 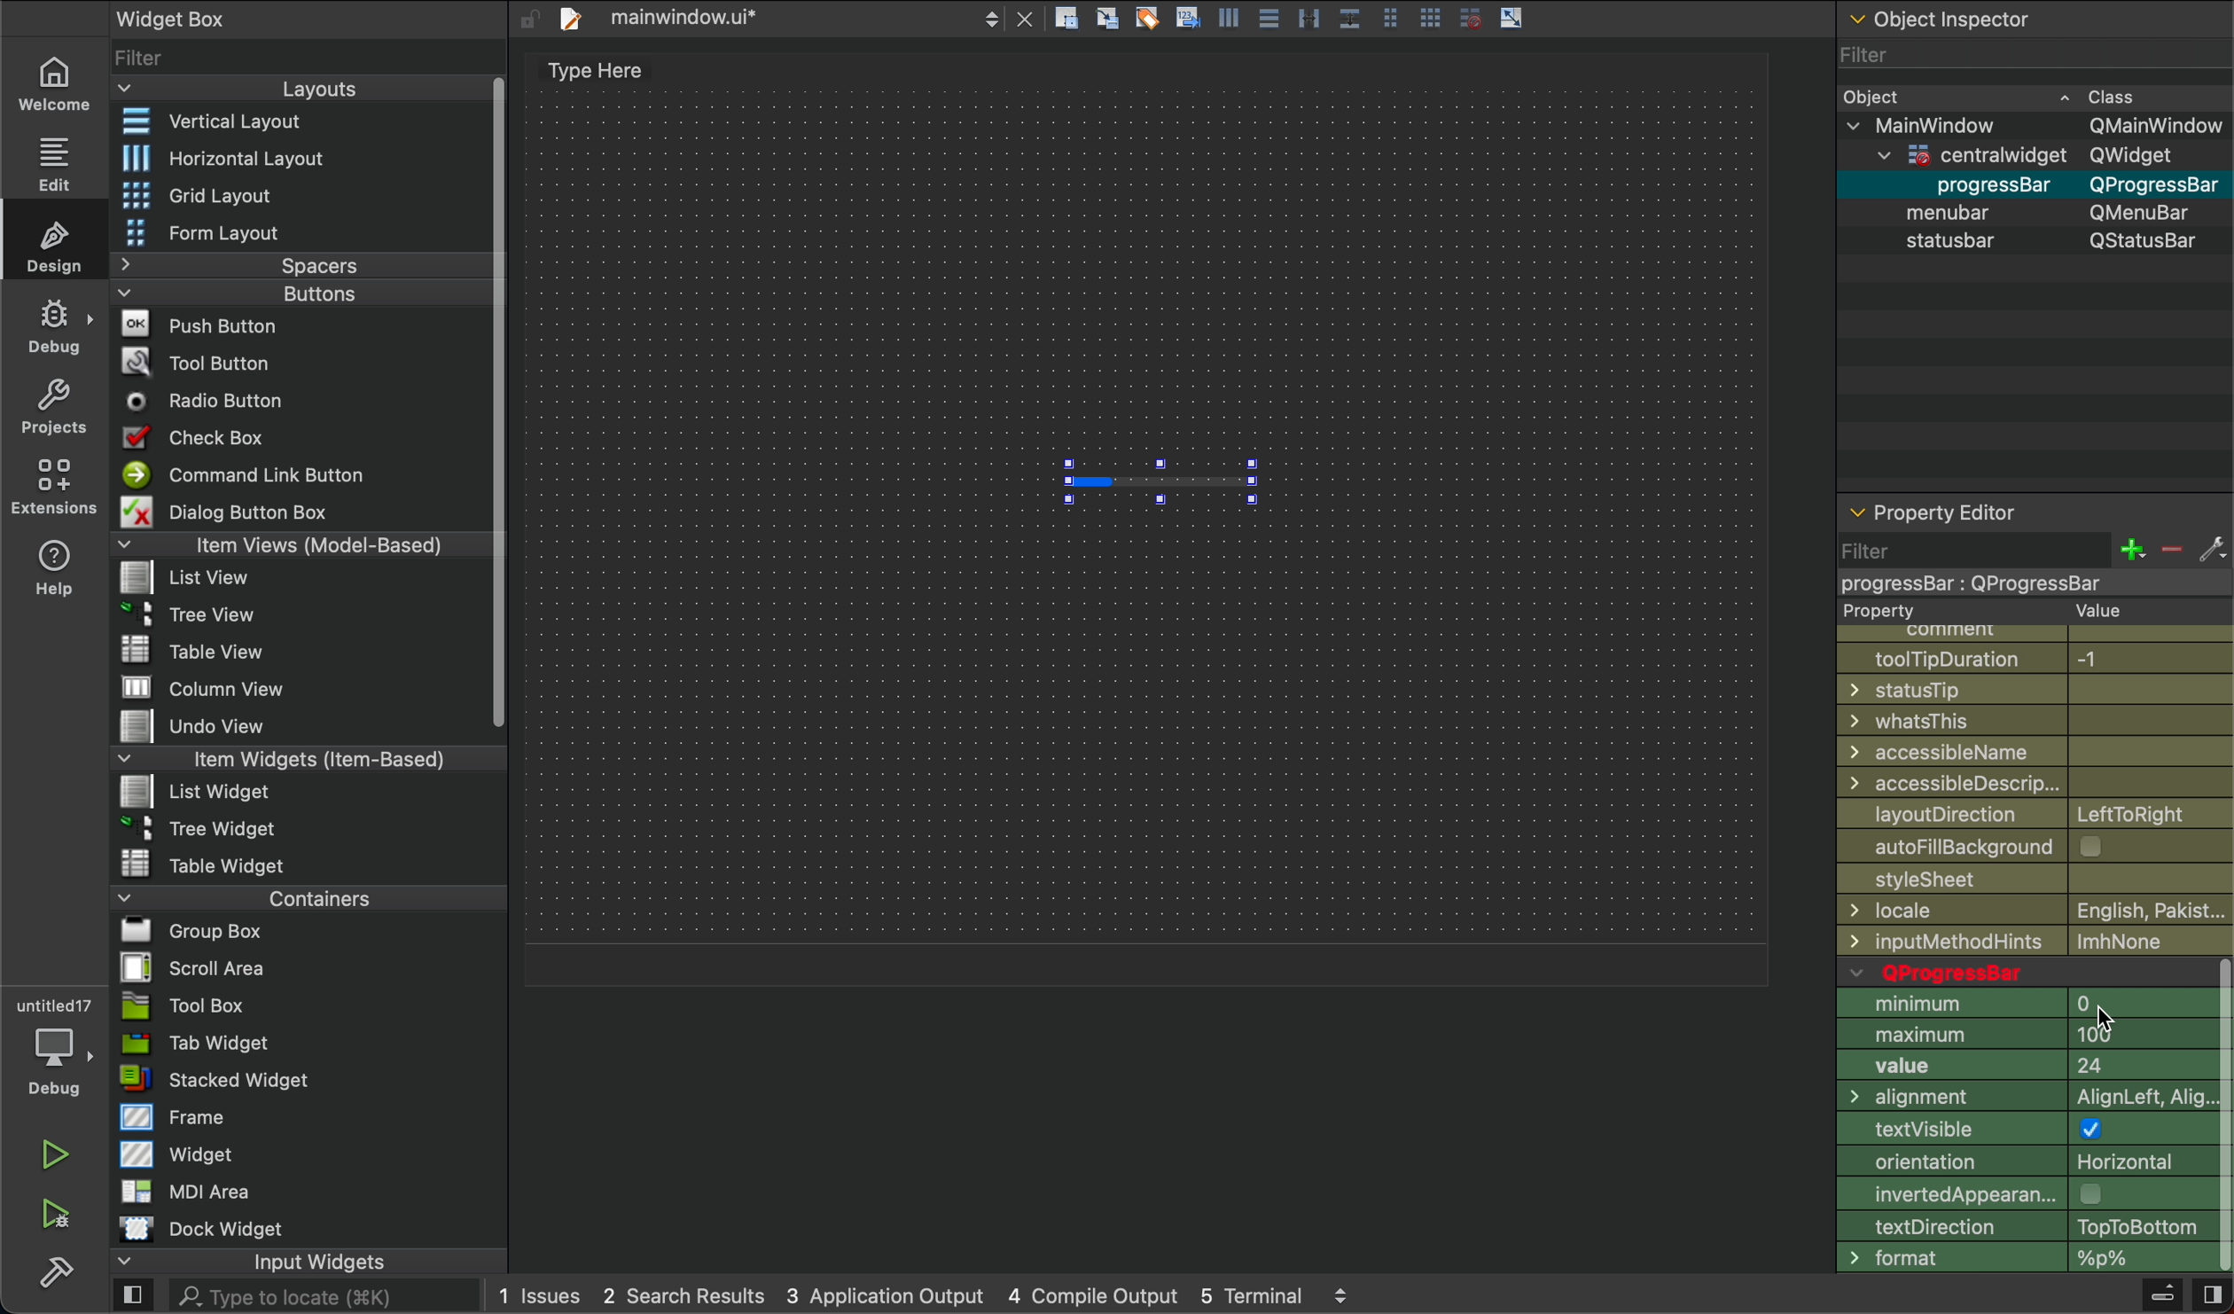 I want to click on Frame, so click(x=175, y=1116).